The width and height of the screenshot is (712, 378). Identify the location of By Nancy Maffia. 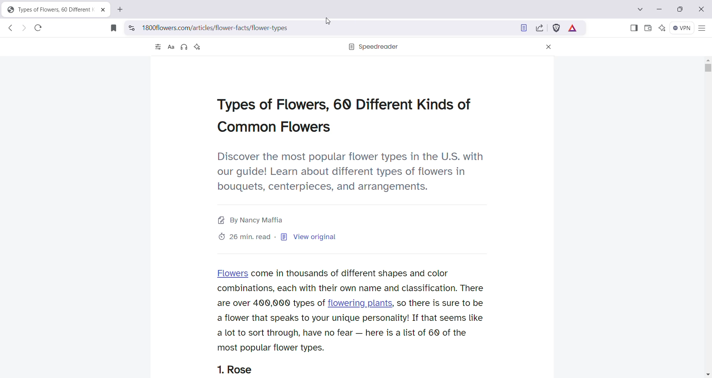
(253, 220).